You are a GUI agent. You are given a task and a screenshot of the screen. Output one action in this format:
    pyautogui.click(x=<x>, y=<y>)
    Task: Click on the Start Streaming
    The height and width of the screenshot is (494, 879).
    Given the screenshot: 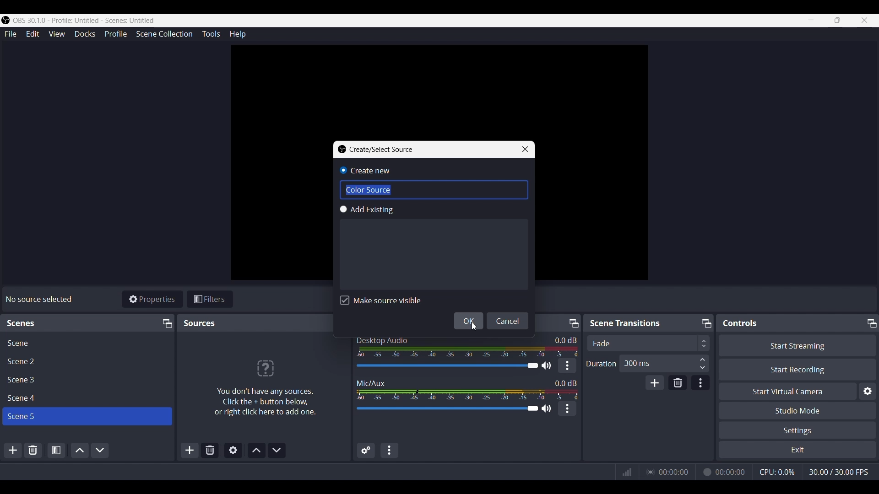 What is the action you would take?
    pyautogui.click(x=796, y=344)
    